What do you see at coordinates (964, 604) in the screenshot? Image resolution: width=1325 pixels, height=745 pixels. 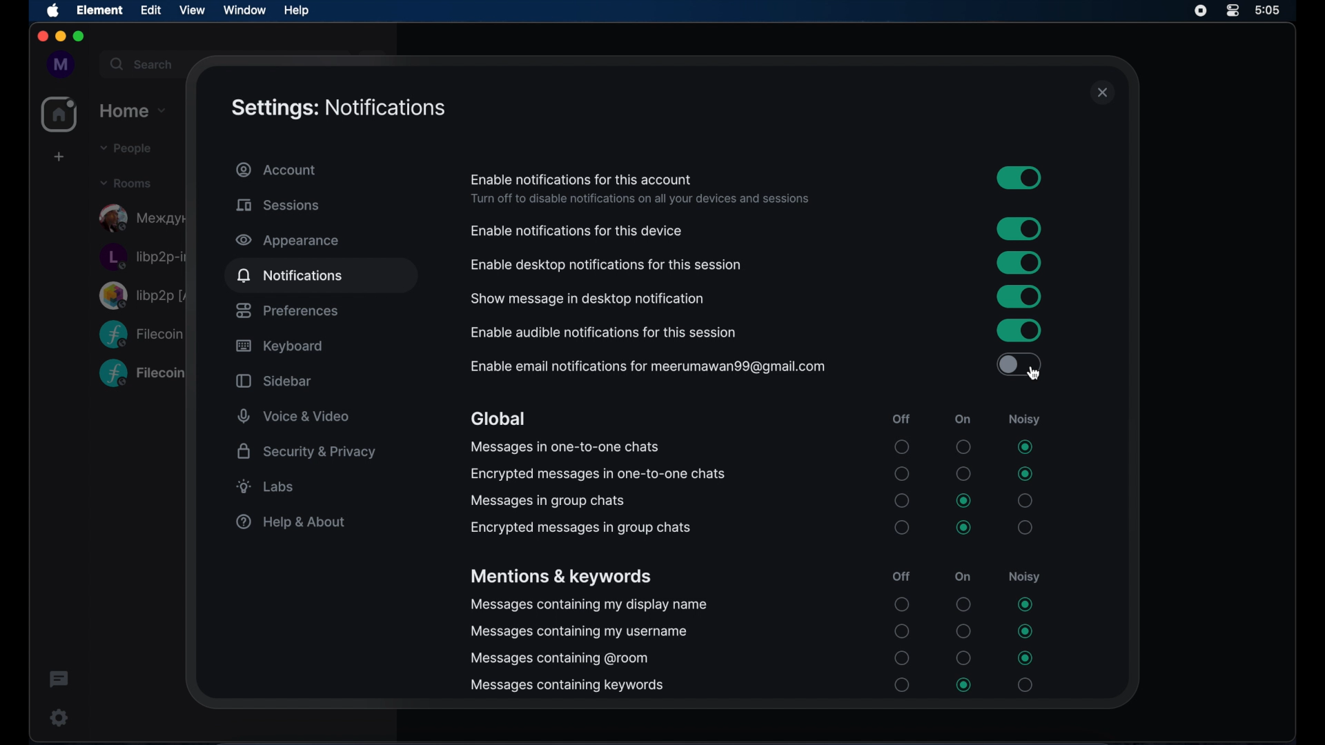 I see `radio button` at bounding box center [964, 604].